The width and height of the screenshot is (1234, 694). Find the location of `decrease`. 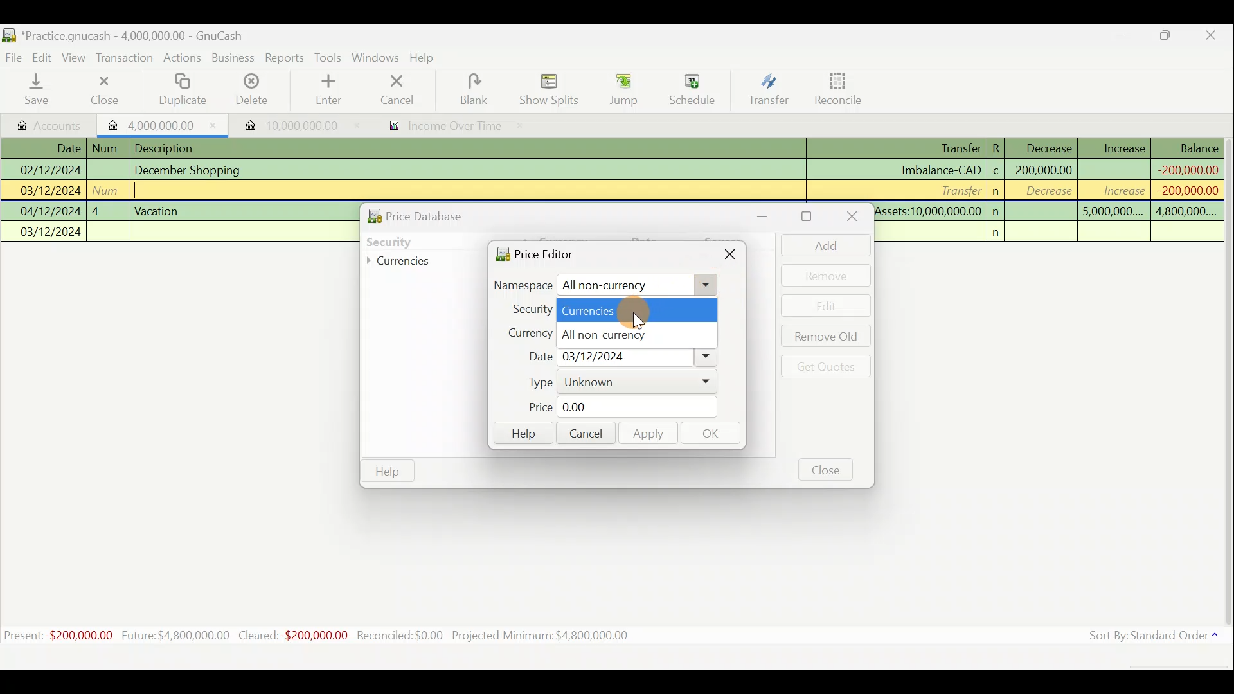

decrease is located at coordinates (1045, 192).